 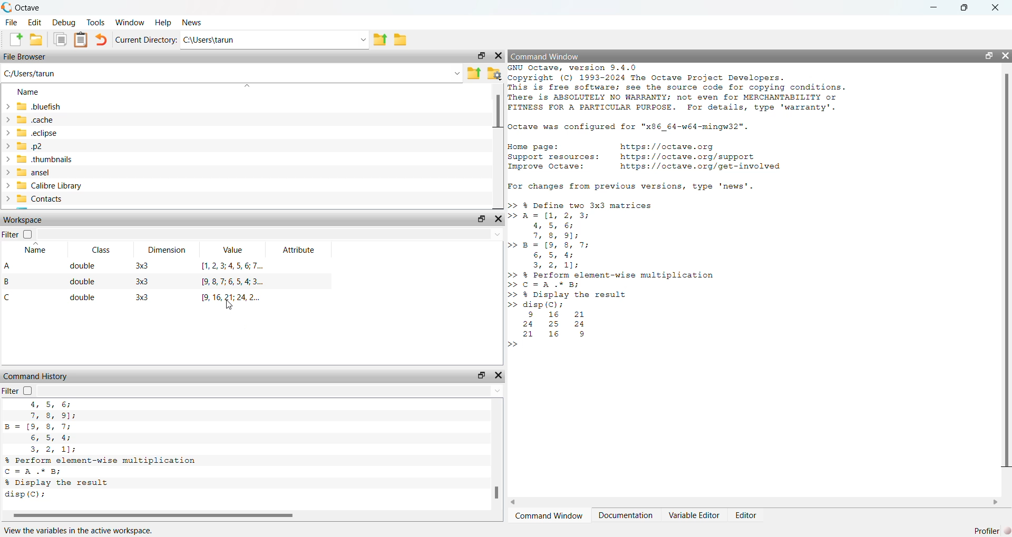 I want to click on minimize, so click(x=933, y=9).